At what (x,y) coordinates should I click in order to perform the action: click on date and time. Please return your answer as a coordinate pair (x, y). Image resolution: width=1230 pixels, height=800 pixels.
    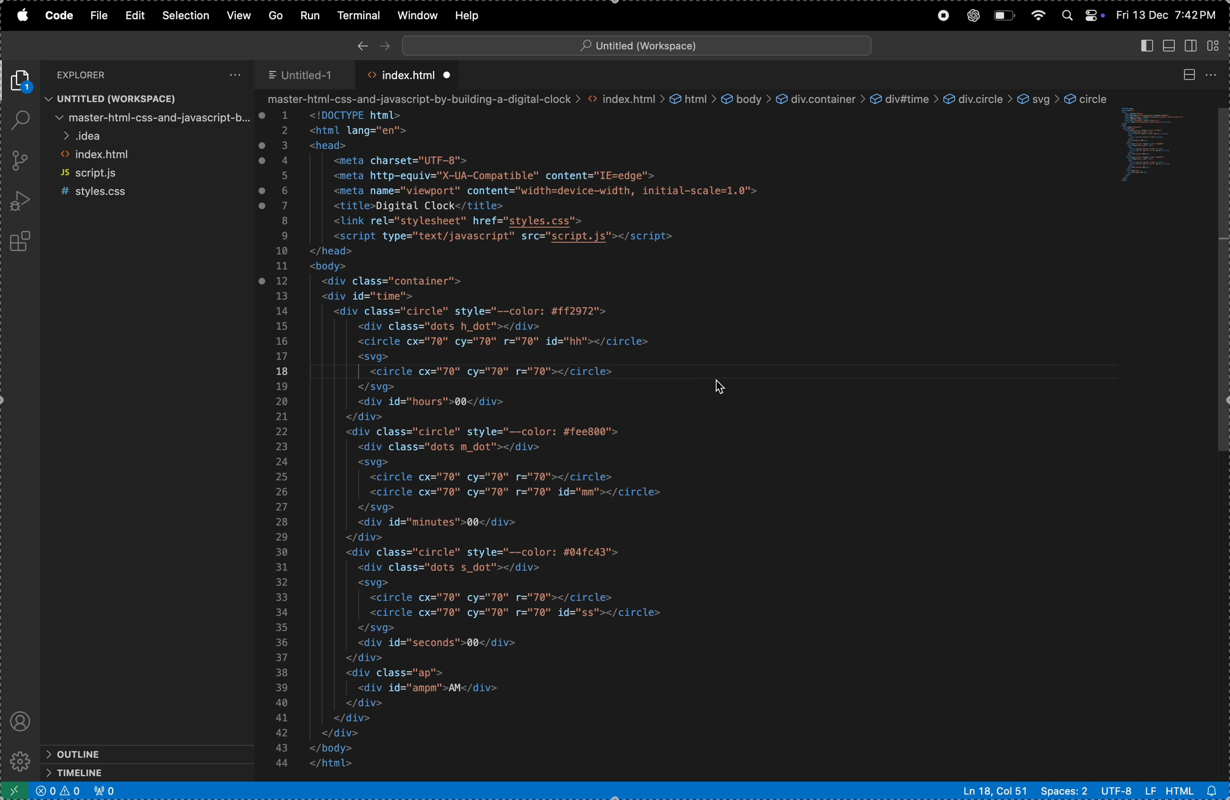
    Looking at the image, I should click on (1167, 15).